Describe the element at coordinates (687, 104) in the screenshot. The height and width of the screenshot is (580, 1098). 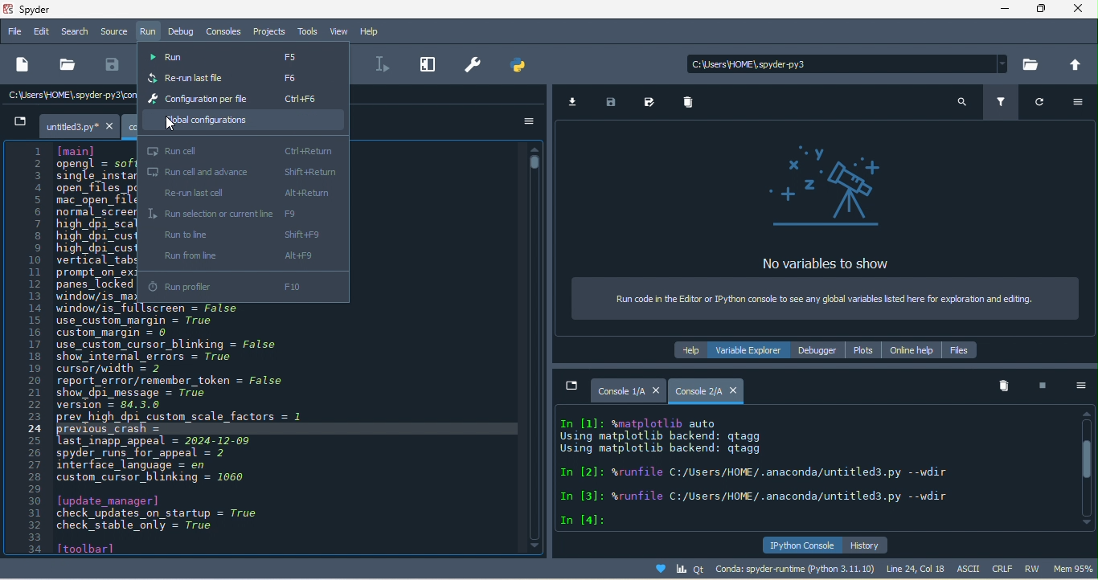
I see `remove all` at that location.